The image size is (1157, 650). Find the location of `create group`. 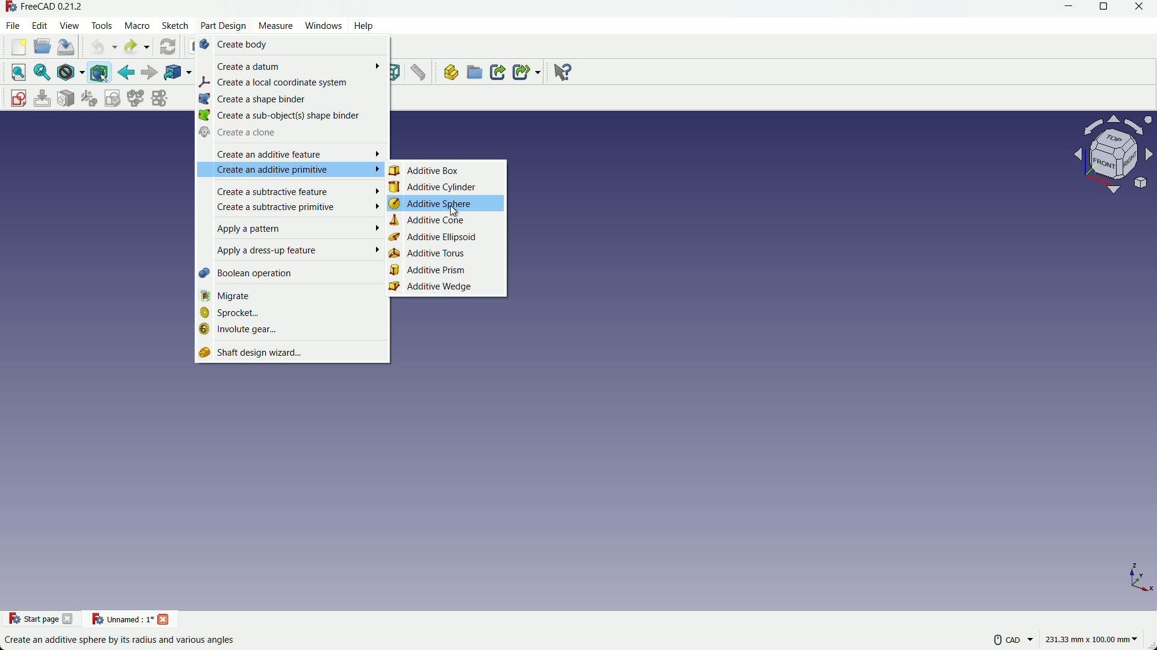

create group is located at coordinates (474, 73).